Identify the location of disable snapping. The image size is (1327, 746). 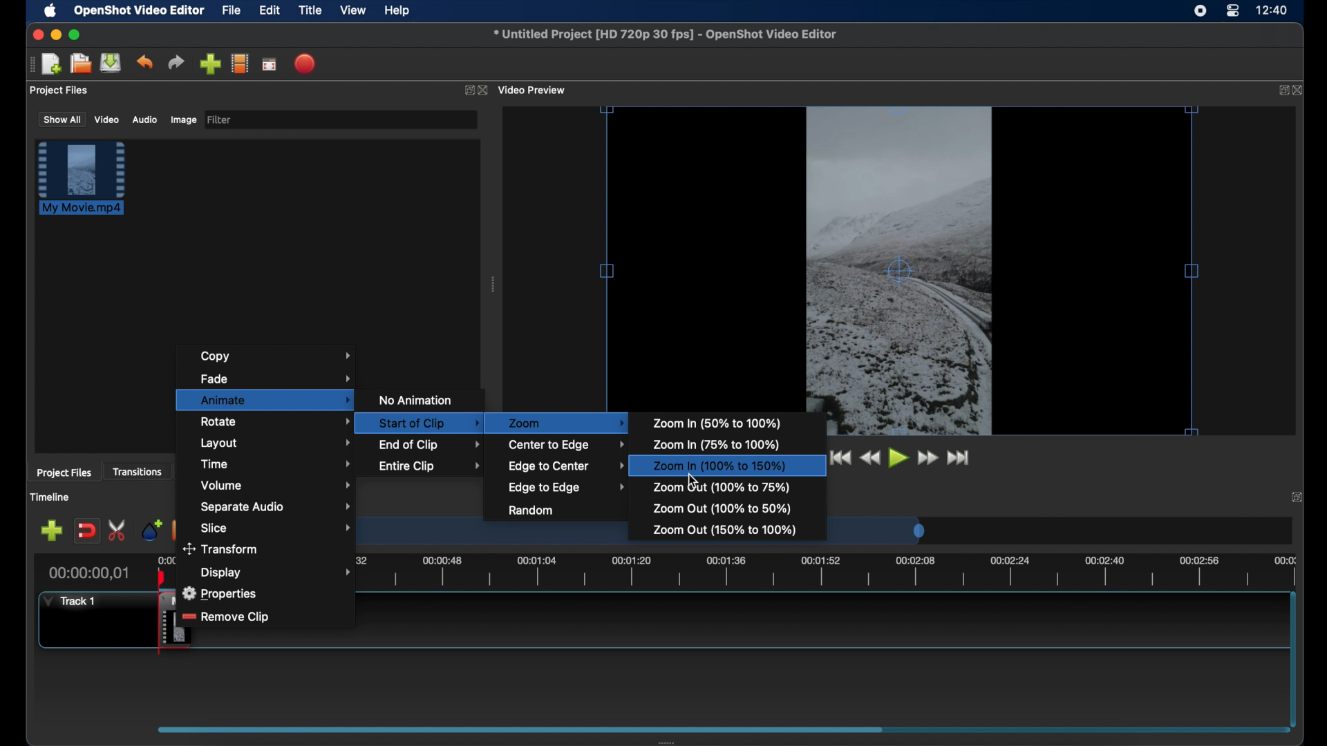
(86, 531).